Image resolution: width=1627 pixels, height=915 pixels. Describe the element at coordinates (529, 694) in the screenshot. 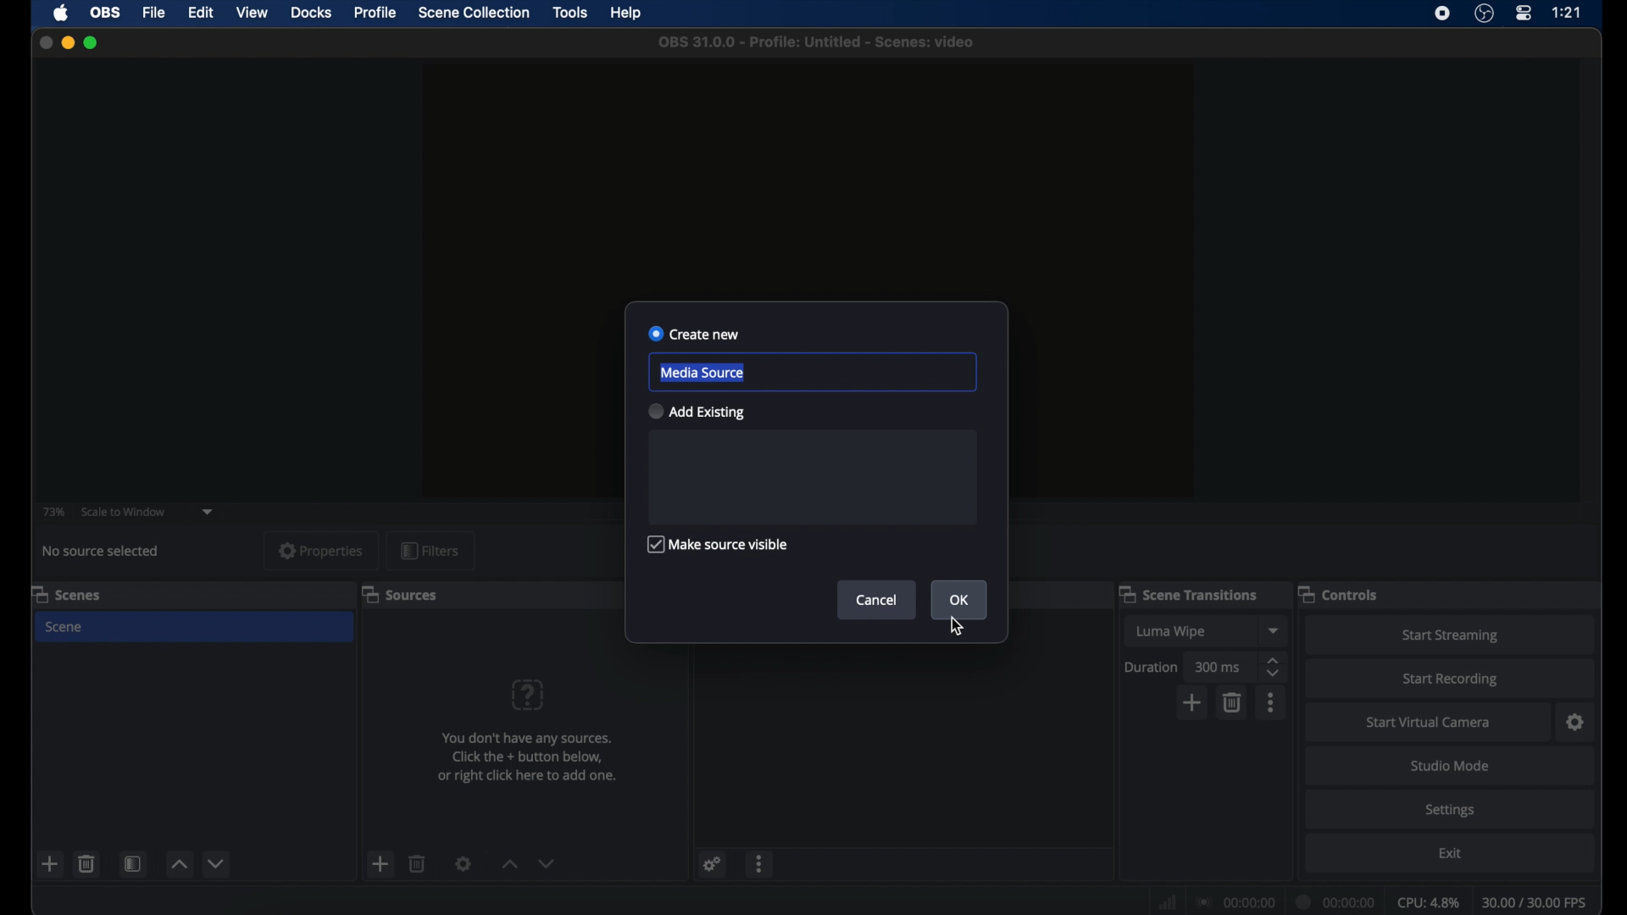

I see `question mark icon` at that location.